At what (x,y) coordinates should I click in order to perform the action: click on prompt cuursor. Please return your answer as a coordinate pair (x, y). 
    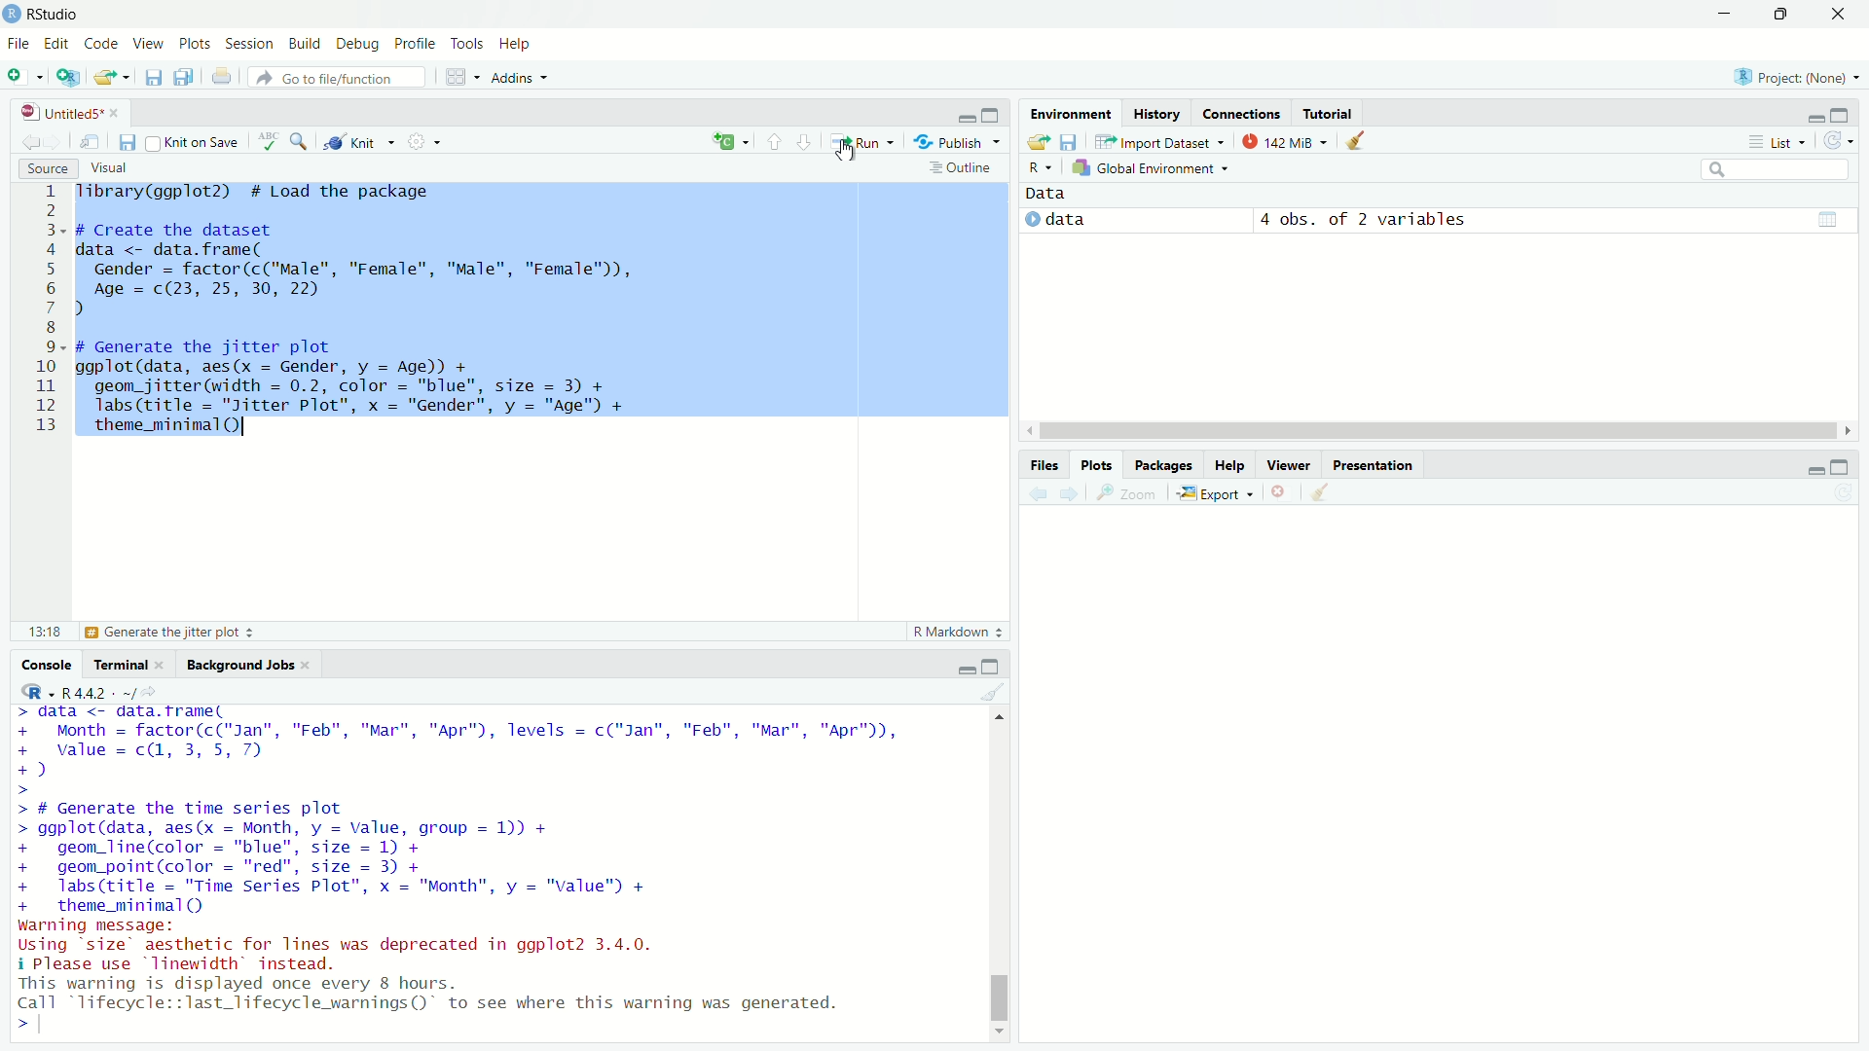
    Looking at the image, I should click on (19, 790).